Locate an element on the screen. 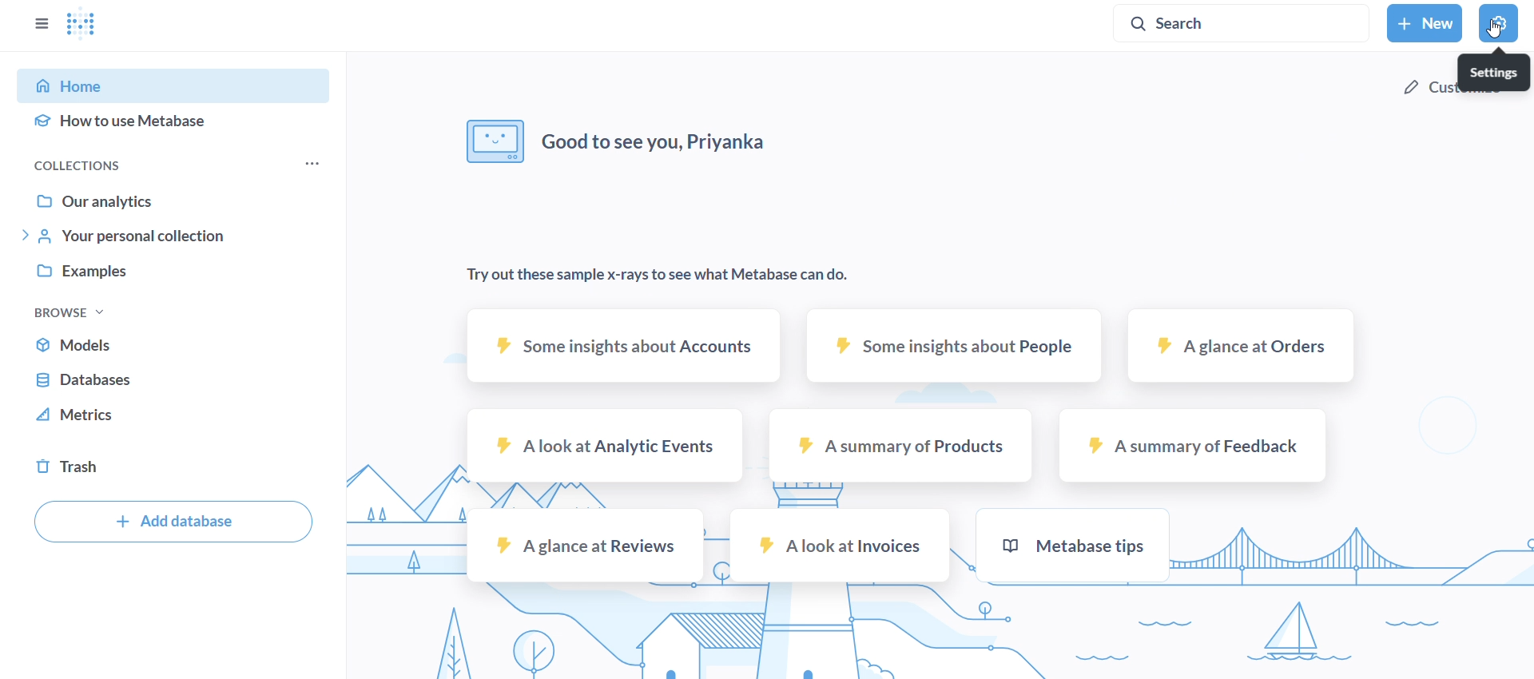 Image resolution: width=1534 pixels, height=679 pixels. cursor is located at coordinates (1493, 30).